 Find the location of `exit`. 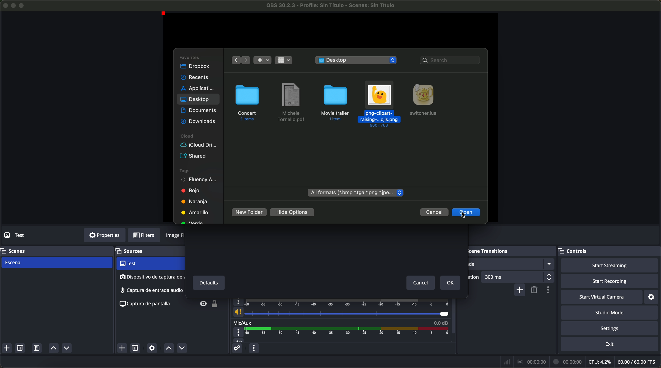

exit is located at coordinates (610, 345).